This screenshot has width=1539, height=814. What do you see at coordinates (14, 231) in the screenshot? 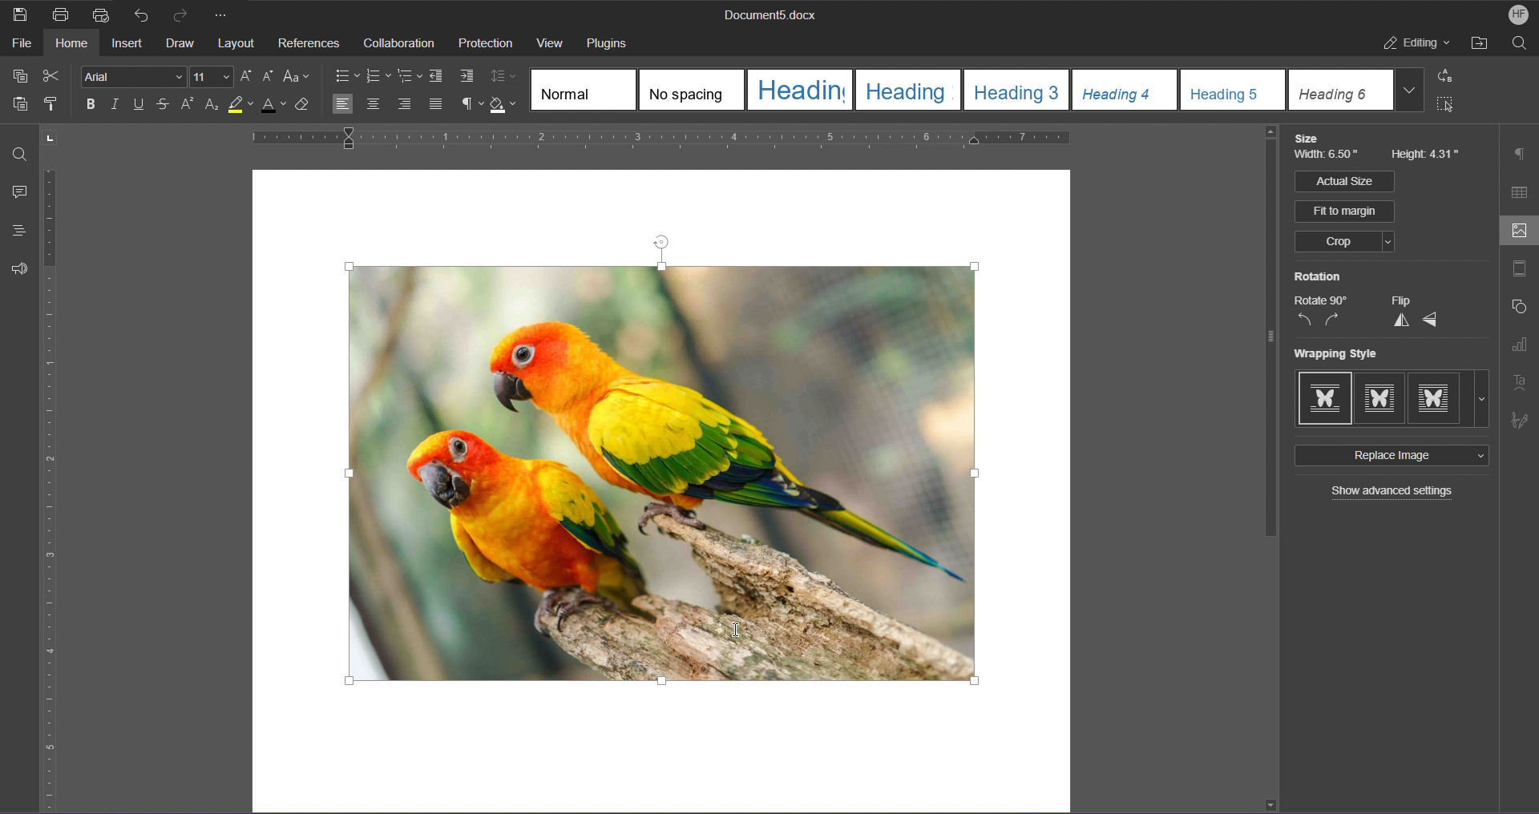
I see `Headings` at bounding box center [14, 231].